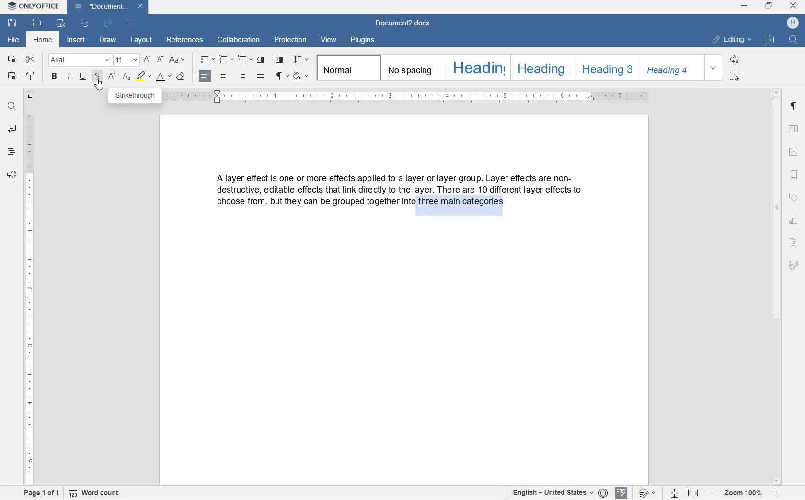 This screenshot has height=500, width=805. I want to click on bullet, so click(207, 59).